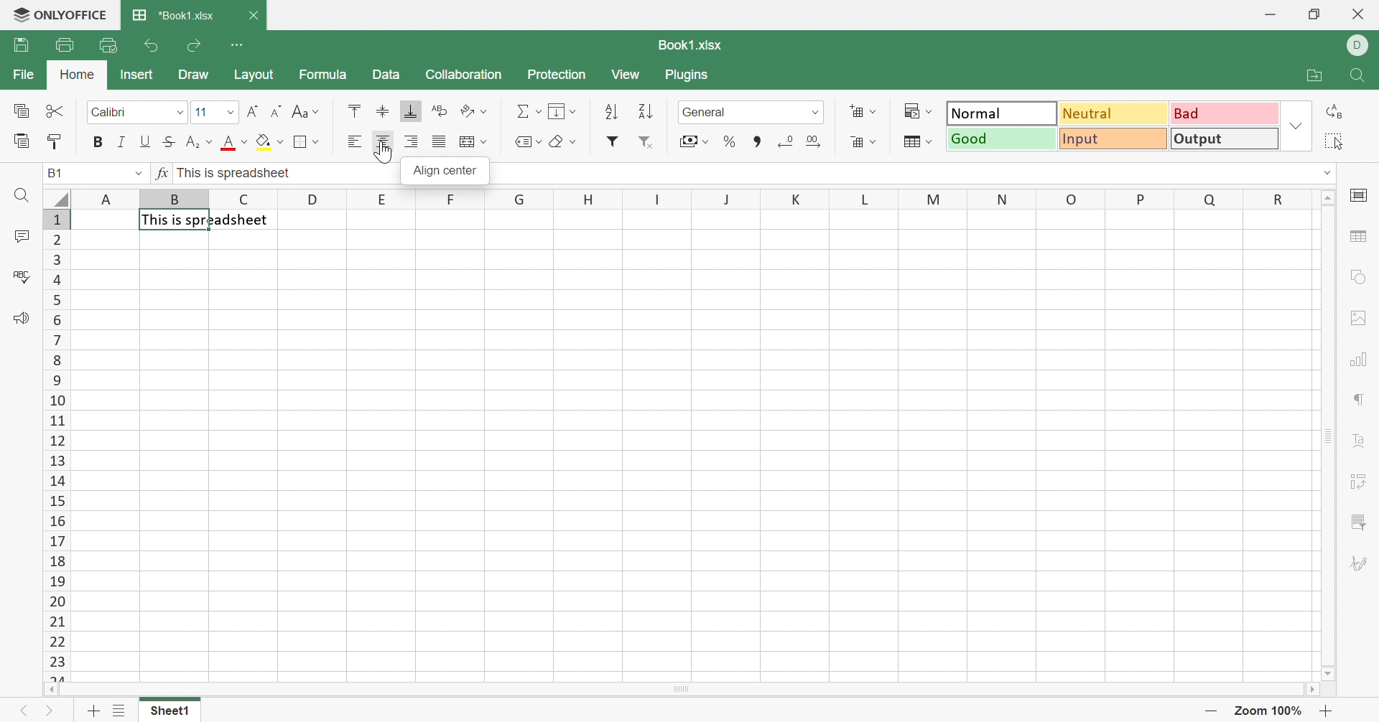 The height and width of the screenshot is (722, 1379). What do you see at coordinates (207, 219) in the screenshot?
I see `This is spreadsheet` at bounding box center [207, 219].